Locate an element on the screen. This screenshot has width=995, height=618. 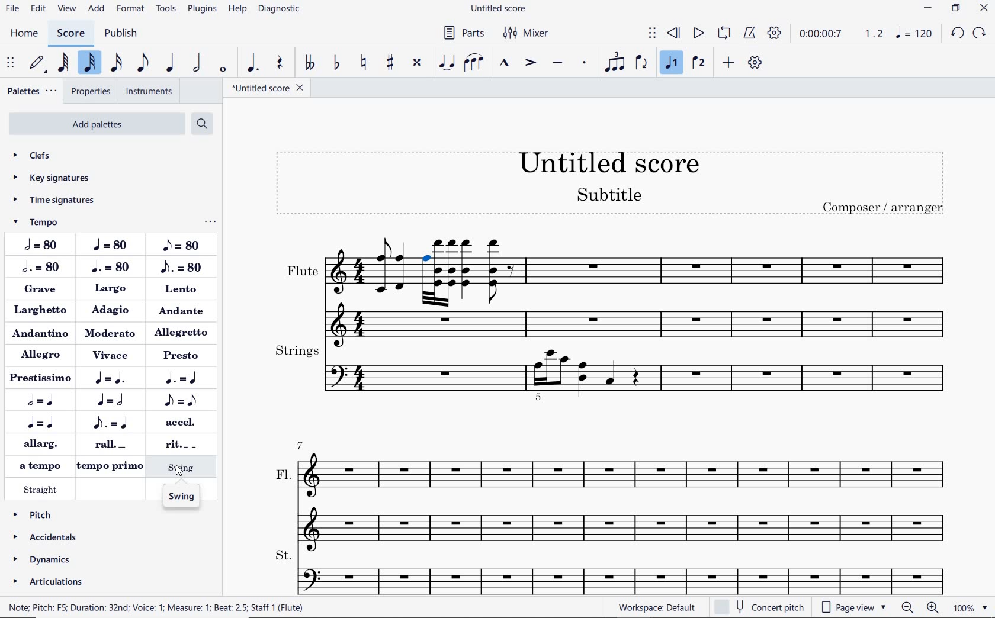
view is located at coordinates (68, 9).